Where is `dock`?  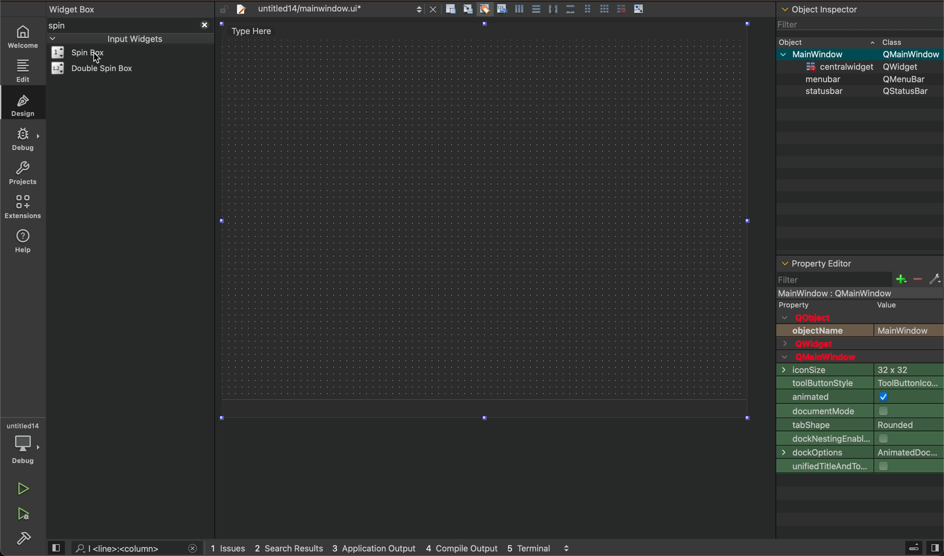
dock is located at coordinates (859, 439).